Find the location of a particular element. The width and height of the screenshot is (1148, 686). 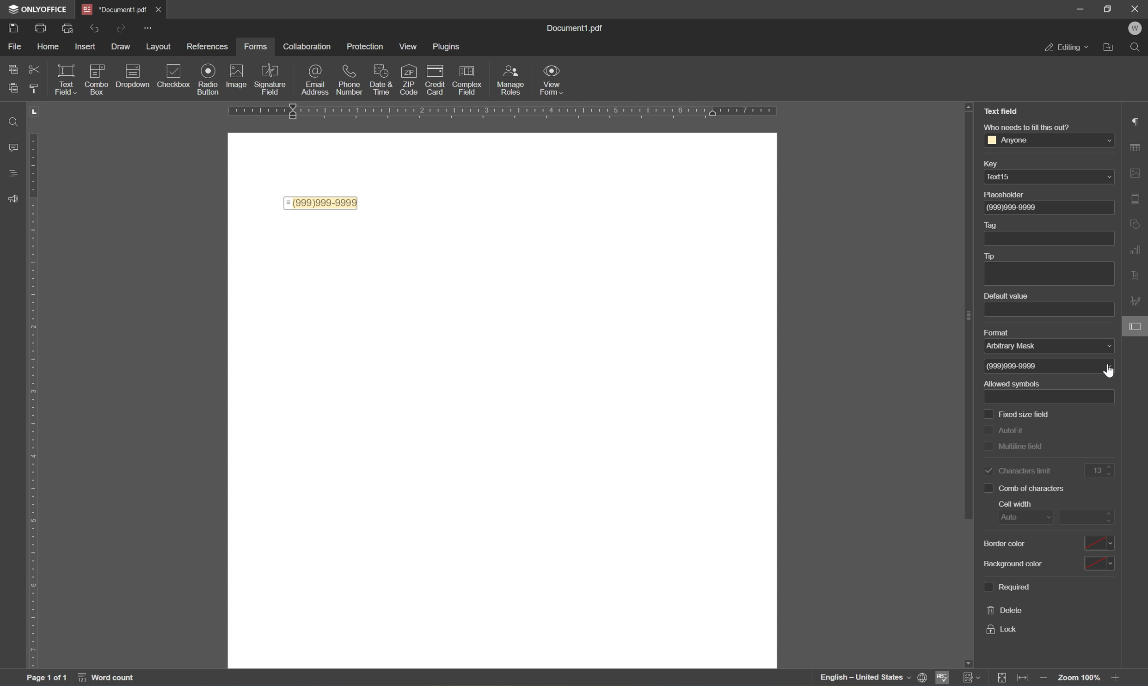

feedback and support is located at coordinates (12, 196).